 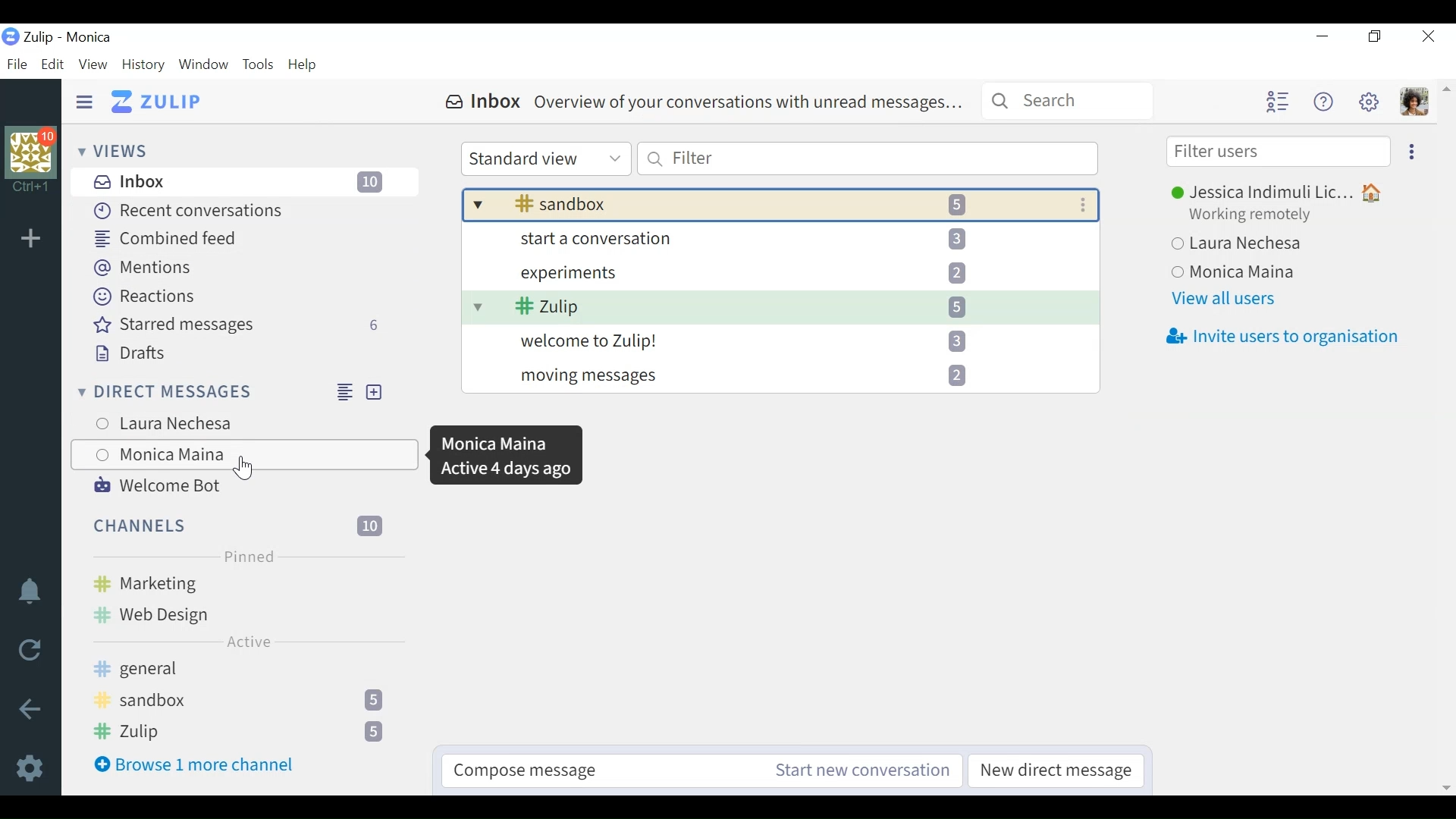 I want to click on Browse 1 more channel, so click(x=194, y=764).